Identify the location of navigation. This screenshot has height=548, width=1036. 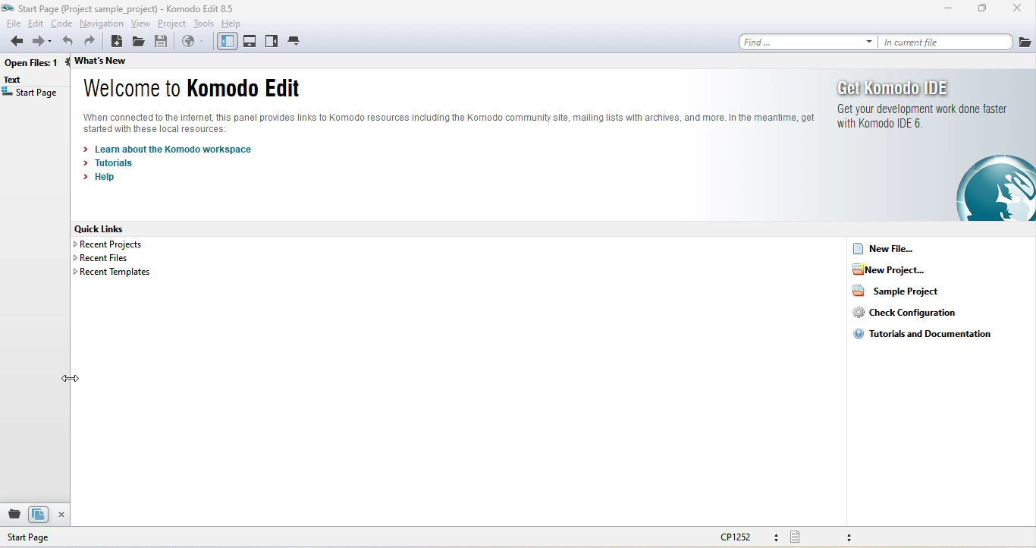
(102, 23).